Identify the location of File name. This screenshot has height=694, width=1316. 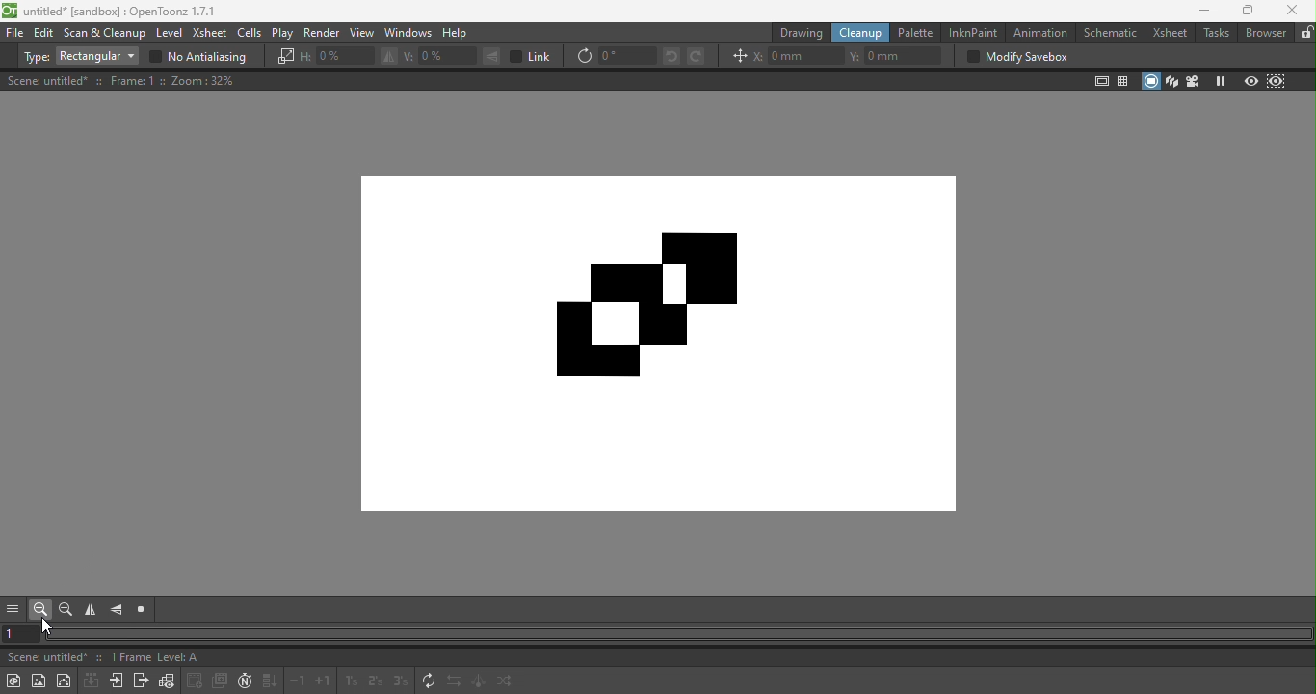
(116, 12).